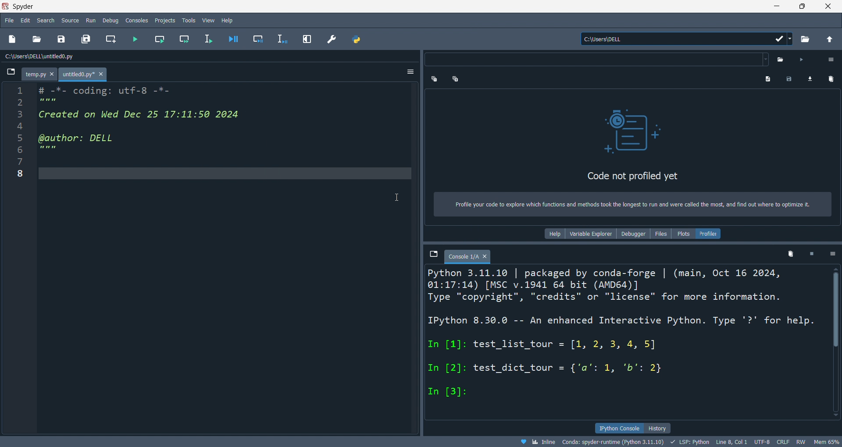 This screenshot has height=447, width=842. What do you see at coordinates (83, 75) in the screenshot?
I see `tab - untitled0.py` at bounding box center [83, 75].